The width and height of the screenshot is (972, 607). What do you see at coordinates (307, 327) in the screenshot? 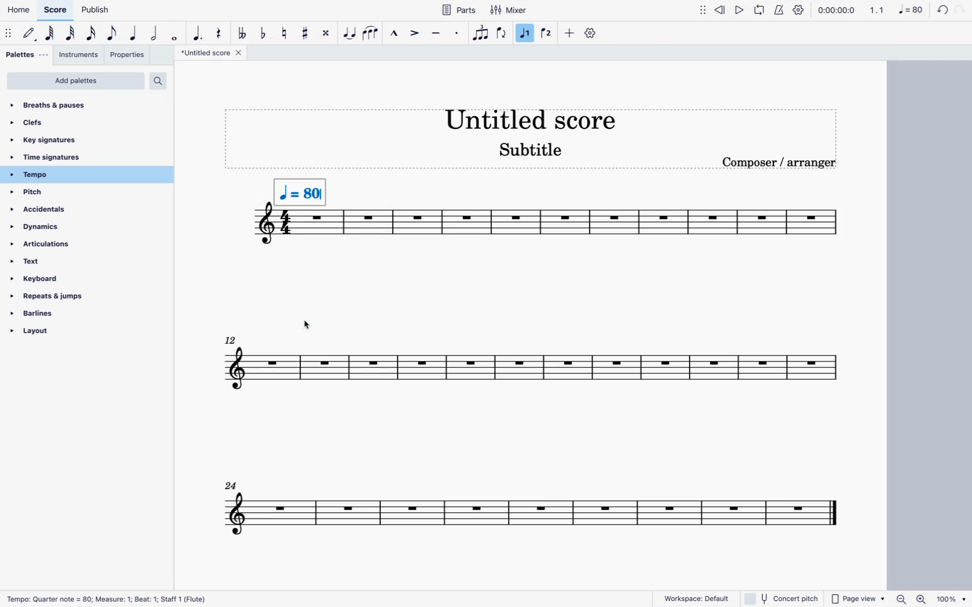
I see `cursor` at bounding box center [307, 327].